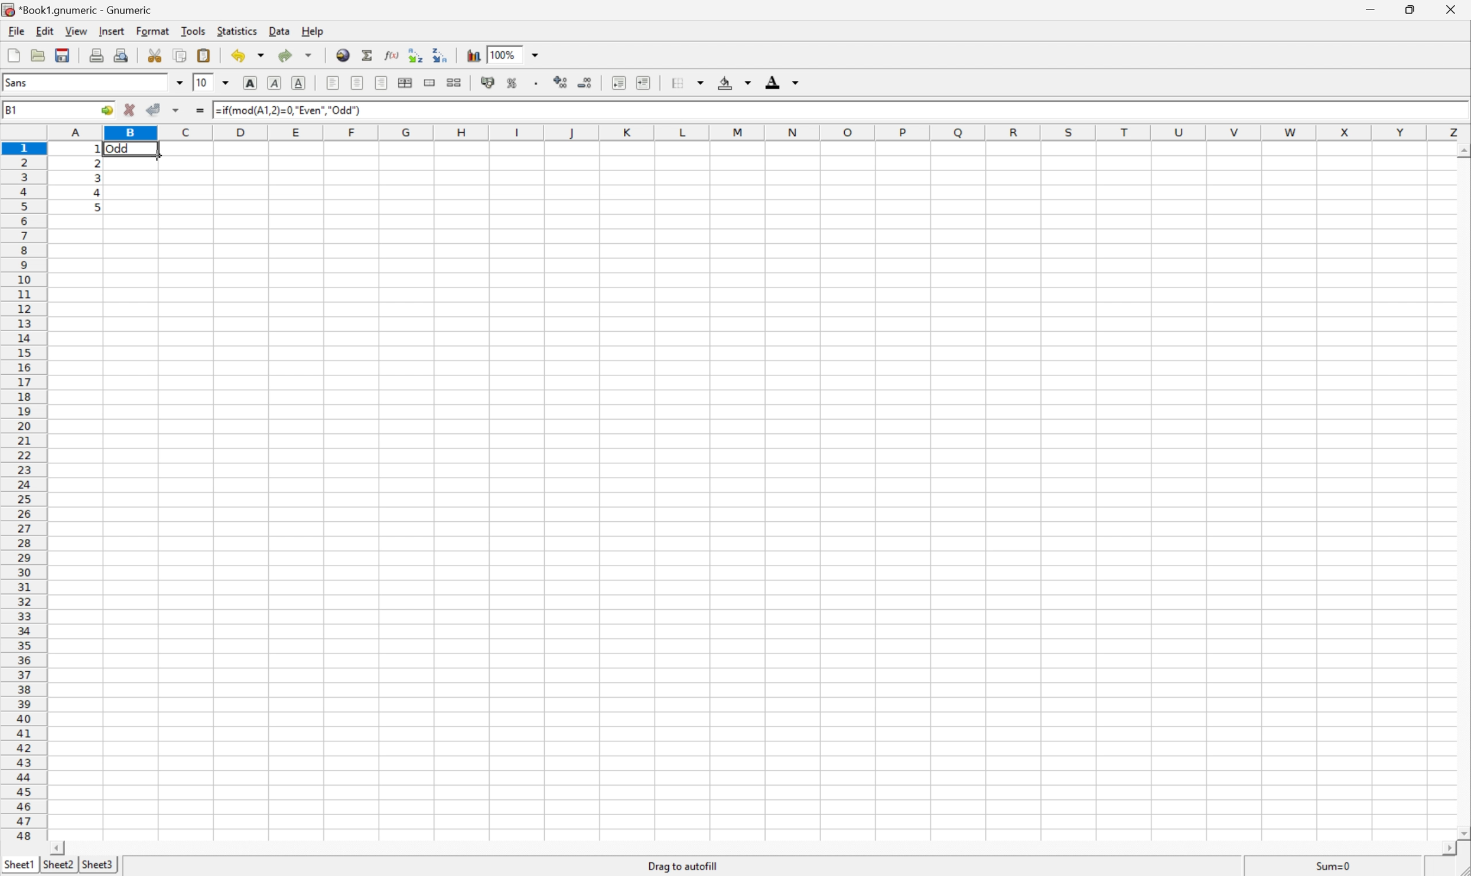  I want to click on Restore Down, so click(1413, 8).